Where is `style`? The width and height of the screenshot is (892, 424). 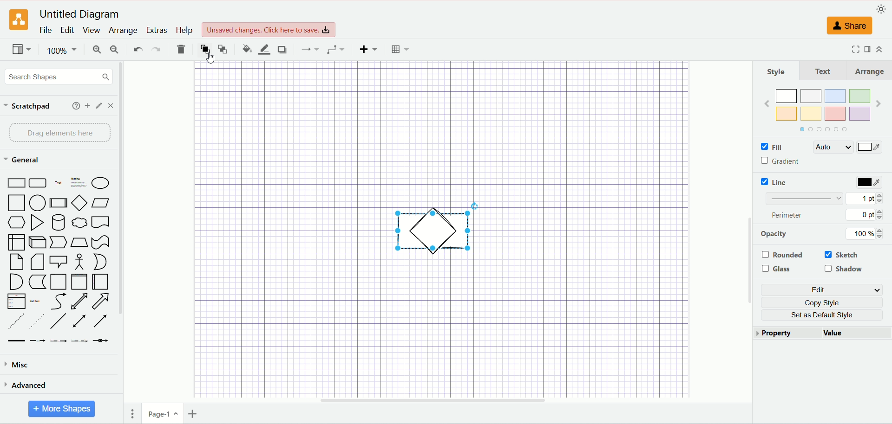 style is located at coordinates (777, 71).